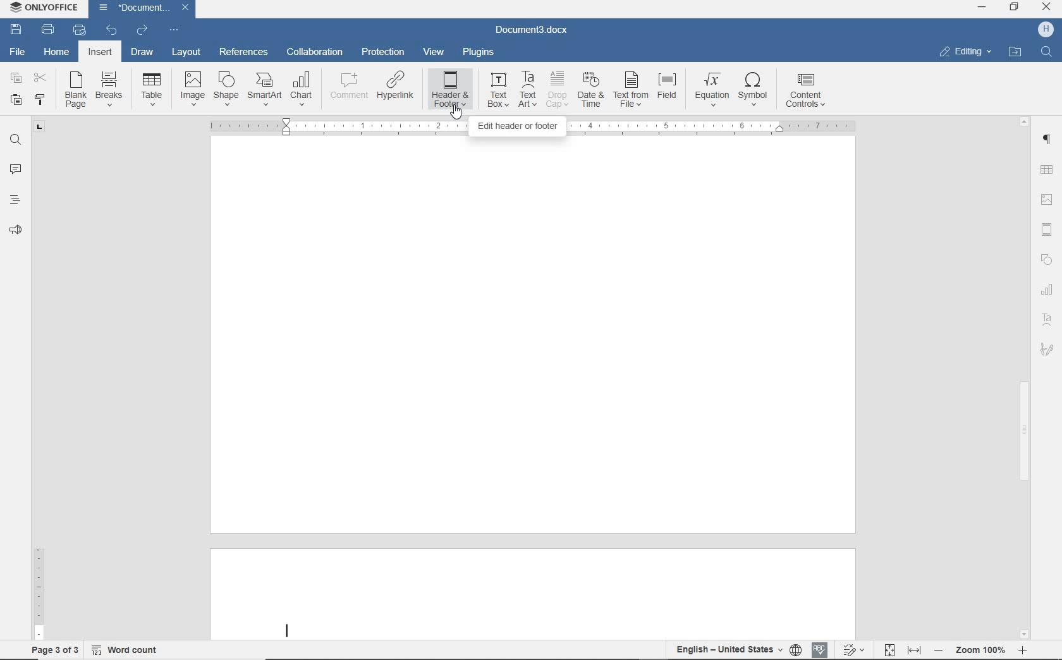  What do you see at coordinates (805, 90) in the screenshot?
I see `CONTENT CONTROLS` at bounding box center [805, 90].